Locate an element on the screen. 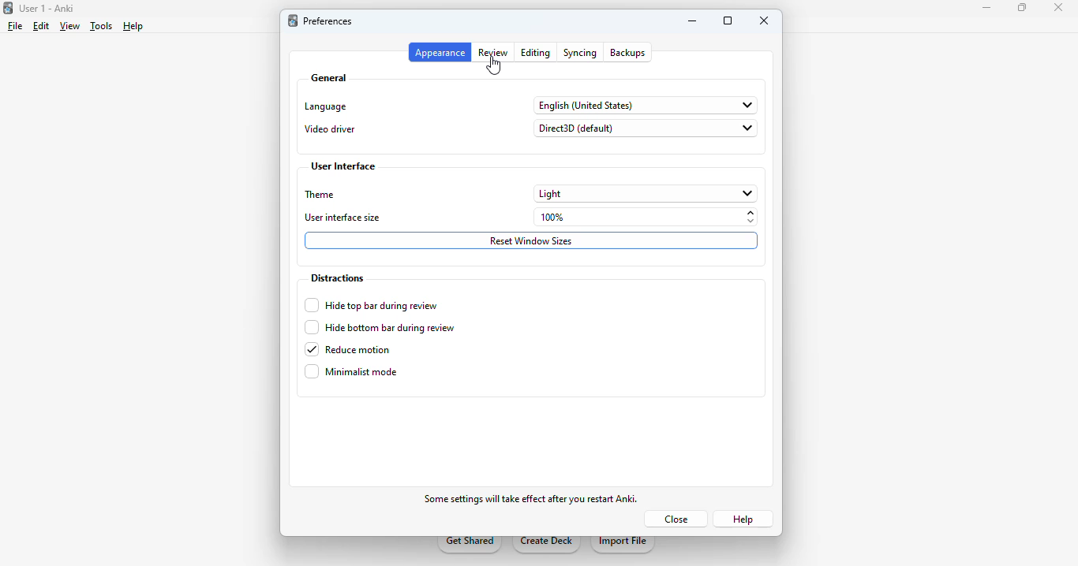 Image resolution: width=1078 pixels, height=566 pixels. user interface is located at coordinates (342, 166).